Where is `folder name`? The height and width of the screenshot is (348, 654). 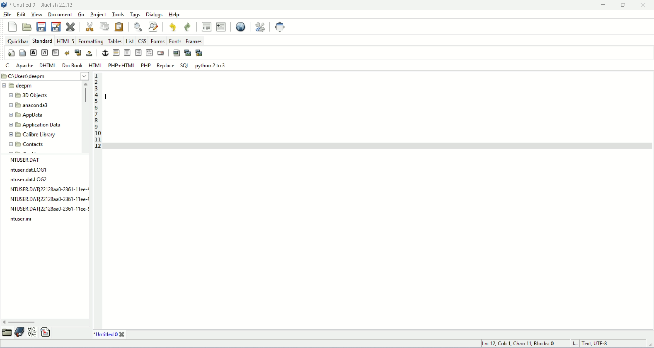 folder name is located at coordinates (32, 105).